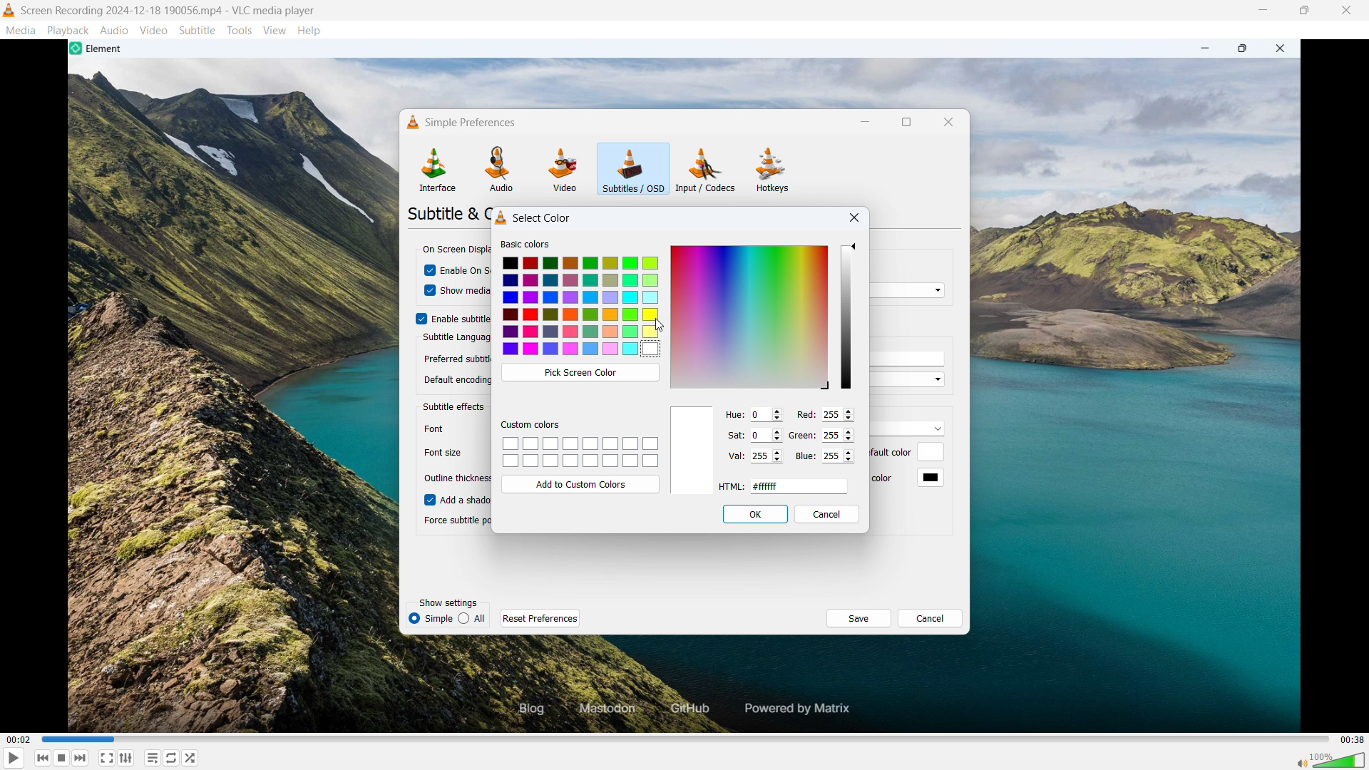 The height and width of the screenshot is (770, 1369). Describe the element at coordinates (198, 31) in the screenshot. I see `Subtitle ` at that location.